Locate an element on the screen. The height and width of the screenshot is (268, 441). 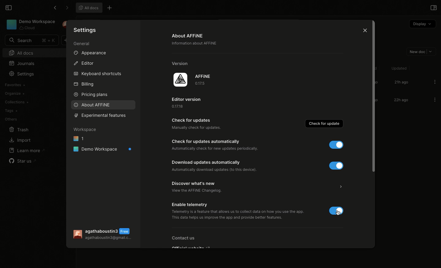
disable is located at coordinates (337, 210).